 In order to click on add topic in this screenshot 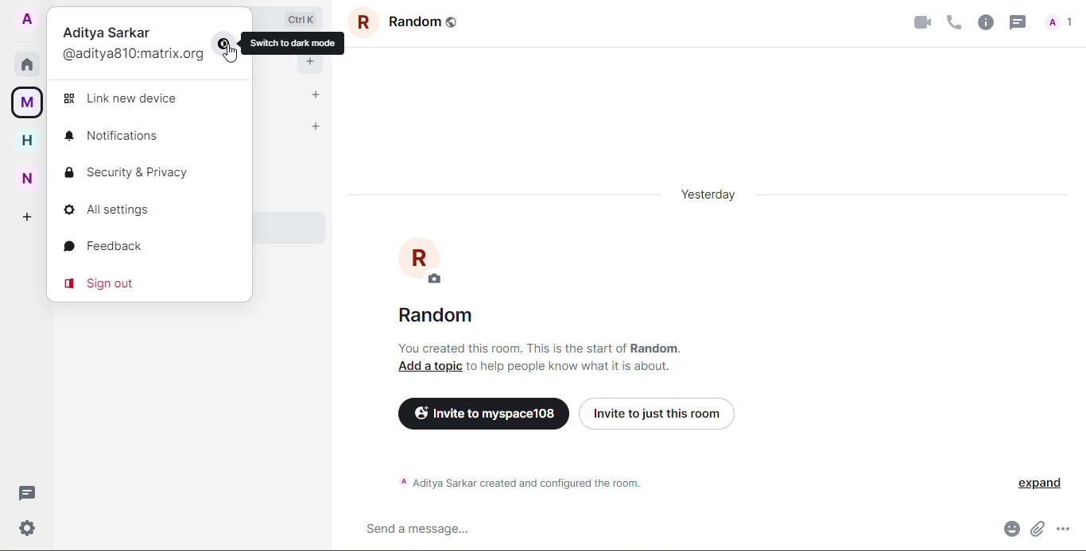, I will do `click(429, 367)`.